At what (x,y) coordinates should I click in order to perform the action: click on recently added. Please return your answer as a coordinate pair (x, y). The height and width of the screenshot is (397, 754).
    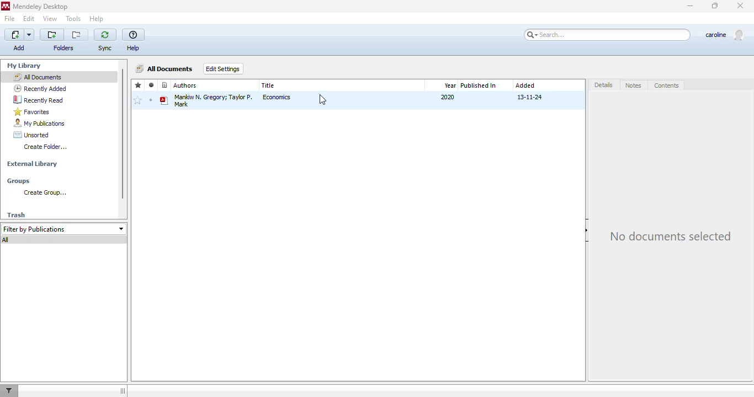
    Looking at the image, I should click on (40, 88).